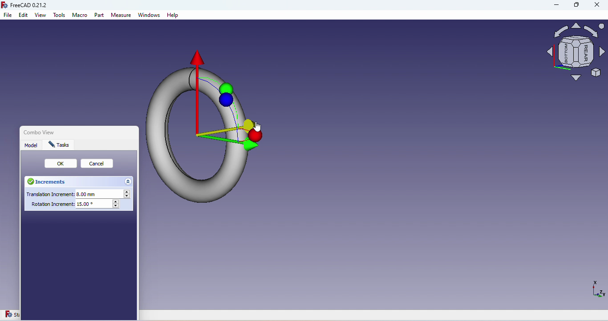  Describe the element at coordinates (37, 132) in the screenshot. I see `Combo view` at that location.